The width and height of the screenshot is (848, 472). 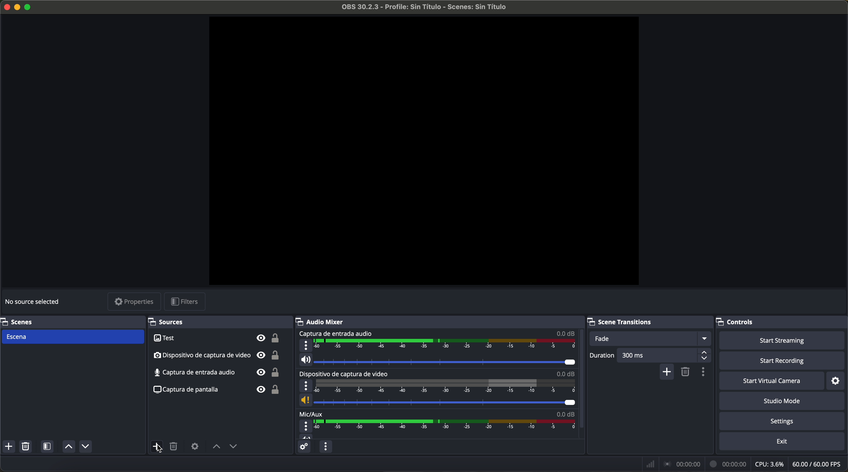 What do you see at coordinates (424, 7) in the screenshot?
I see `file name` at bounding box center [424, 7].